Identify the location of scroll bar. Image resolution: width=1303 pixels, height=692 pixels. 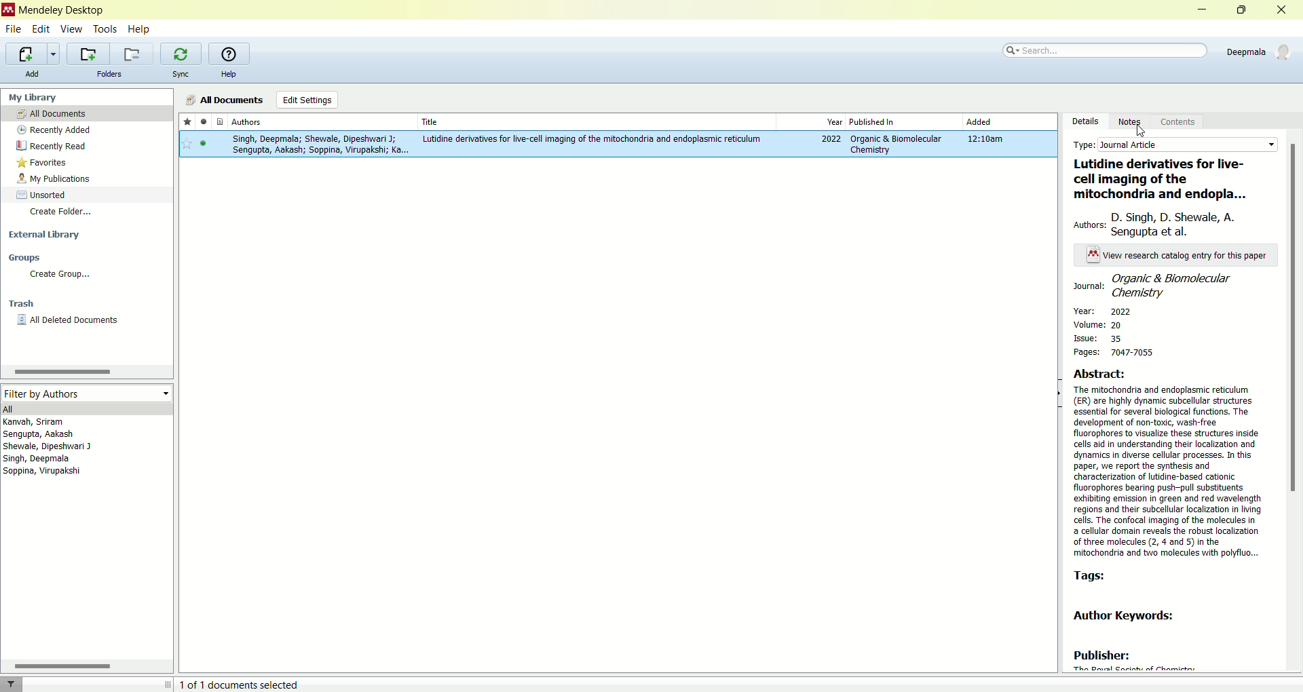
(85, 666).